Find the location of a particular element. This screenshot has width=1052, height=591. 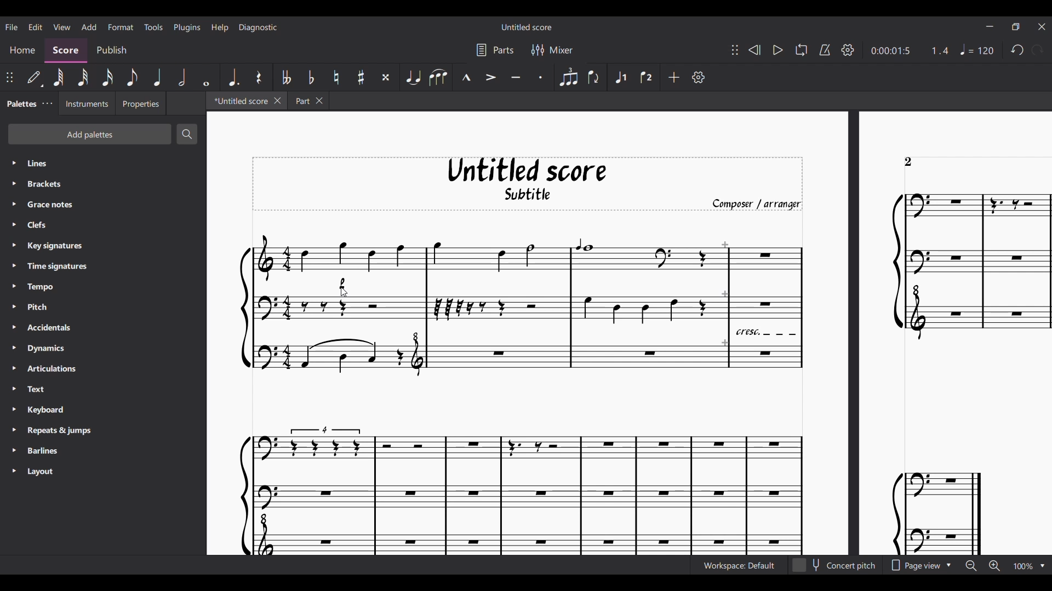

Add menu is located at coordinates (89, 27).